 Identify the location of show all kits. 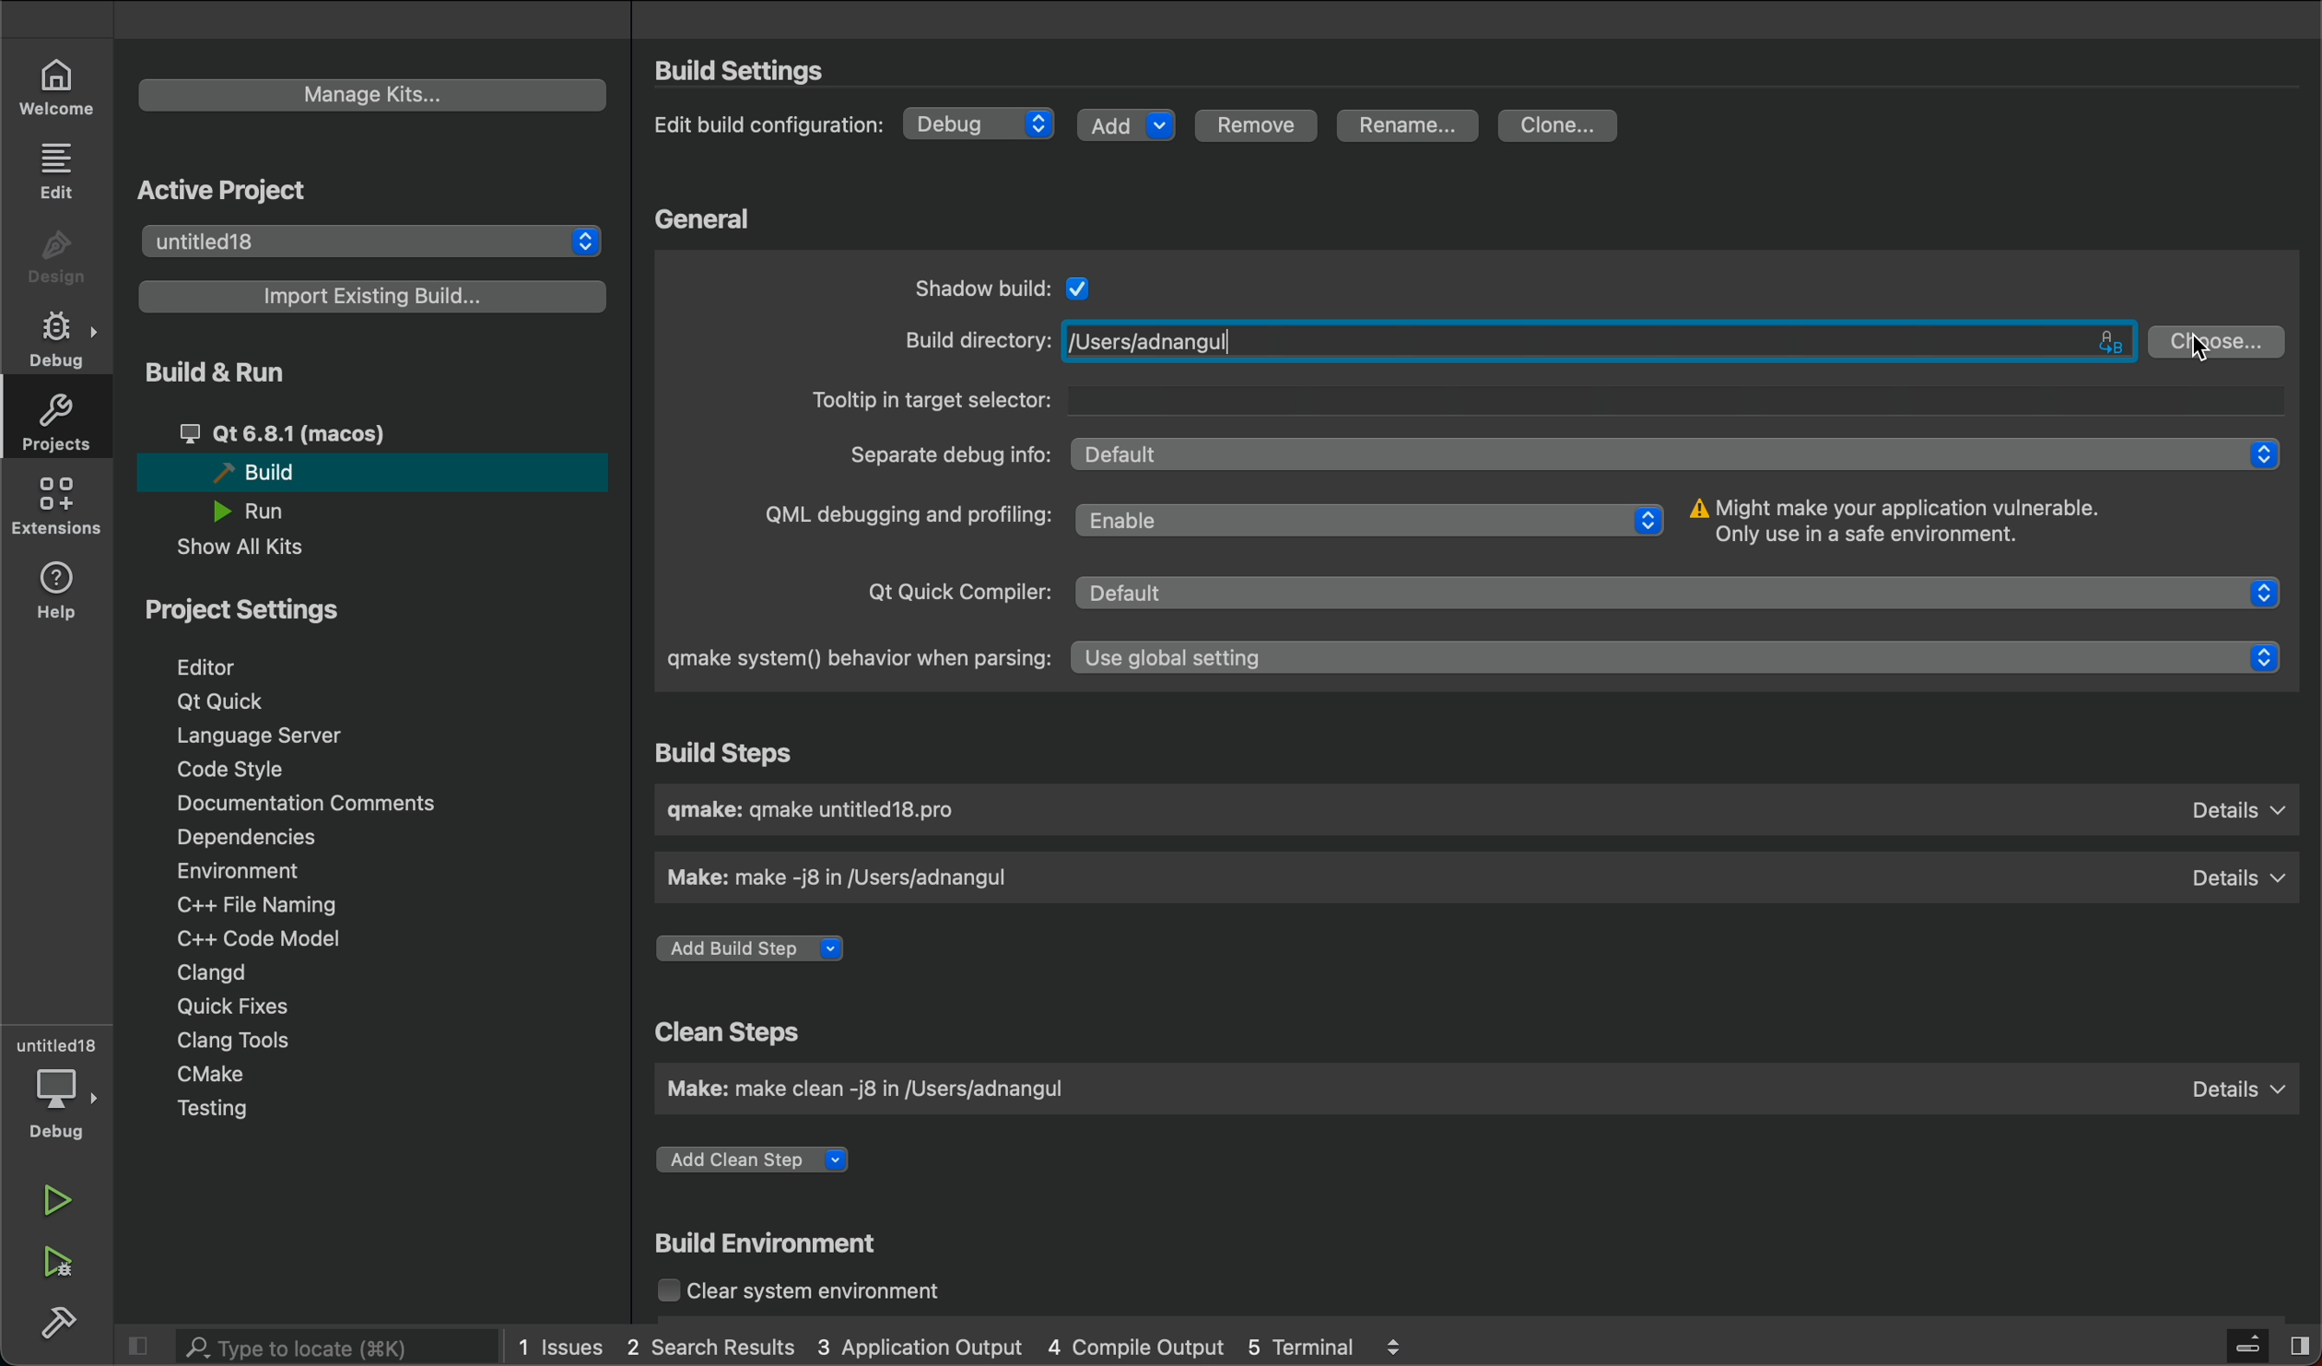
(240, 549).